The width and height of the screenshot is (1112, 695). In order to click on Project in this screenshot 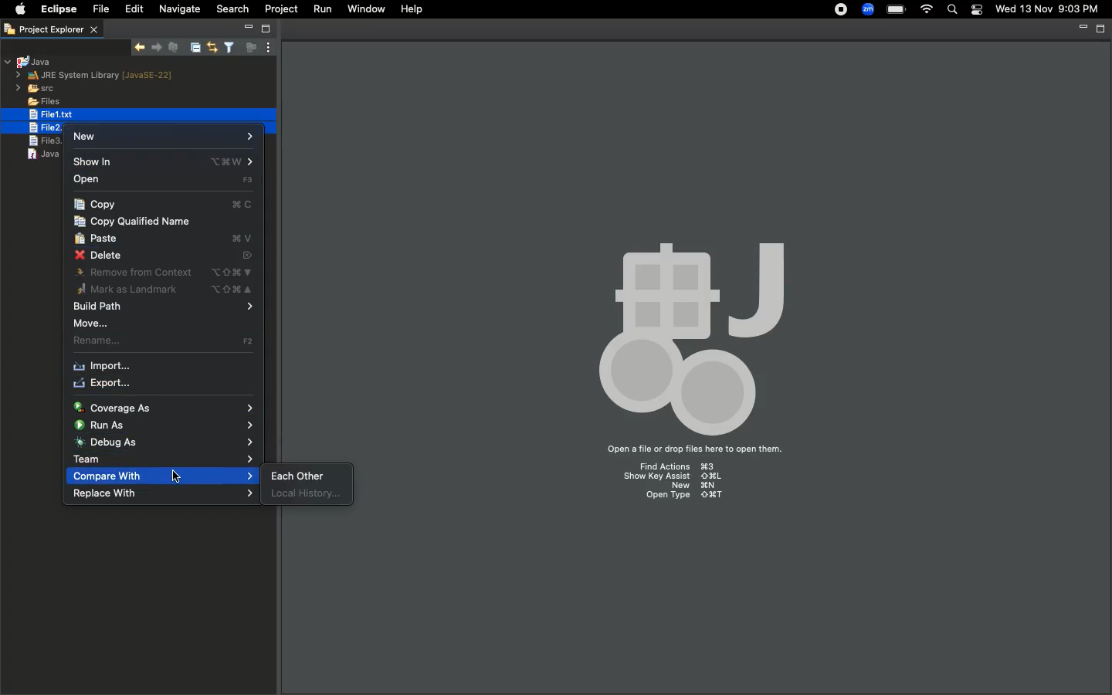, I will do `click(282, 9)`.